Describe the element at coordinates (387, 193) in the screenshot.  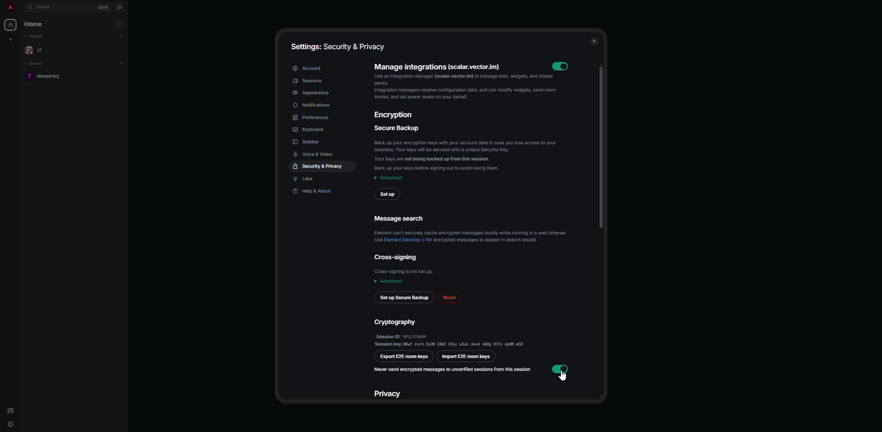
I see `setup` at that location.